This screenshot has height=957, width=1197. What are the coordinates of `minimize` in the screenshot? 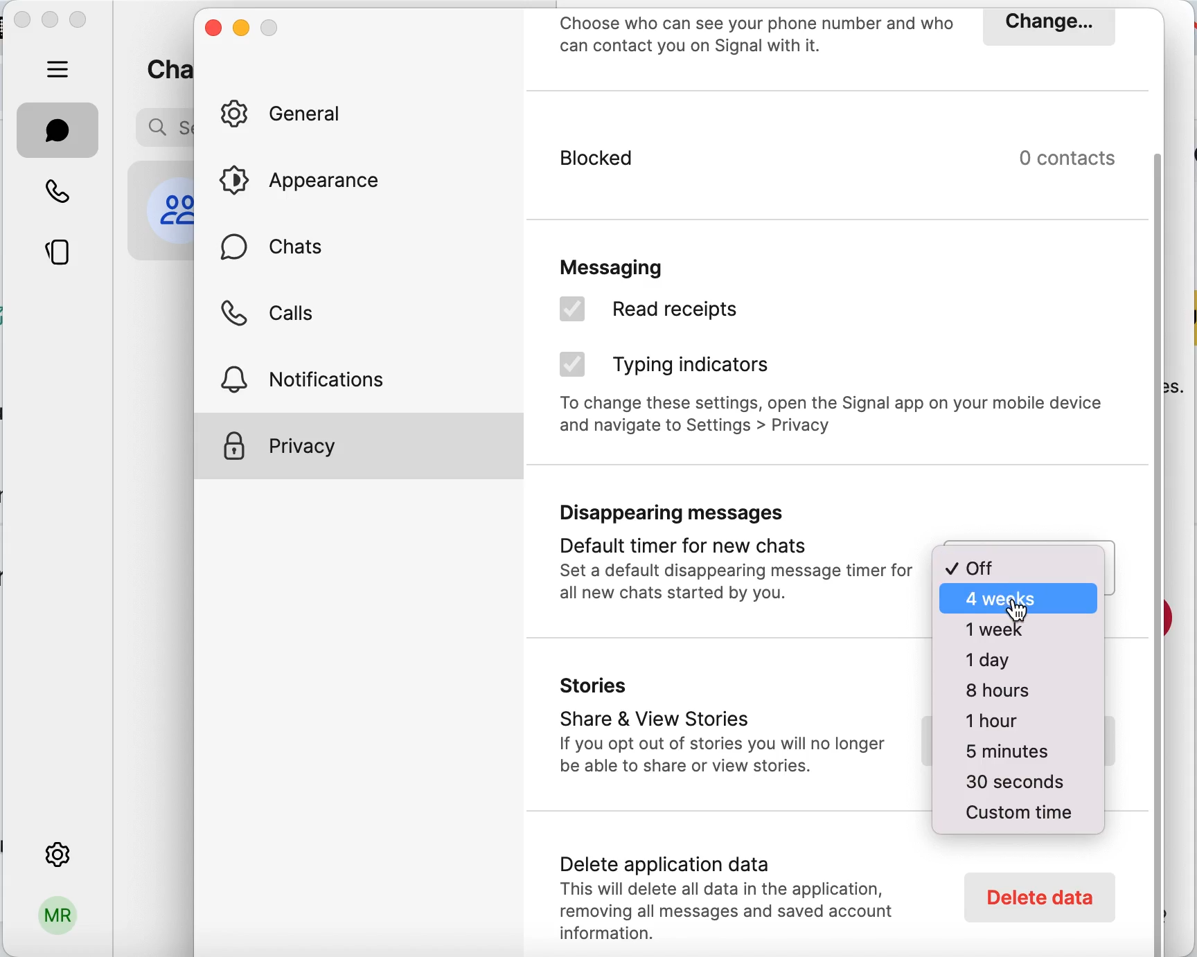 It's located at (51, 19).